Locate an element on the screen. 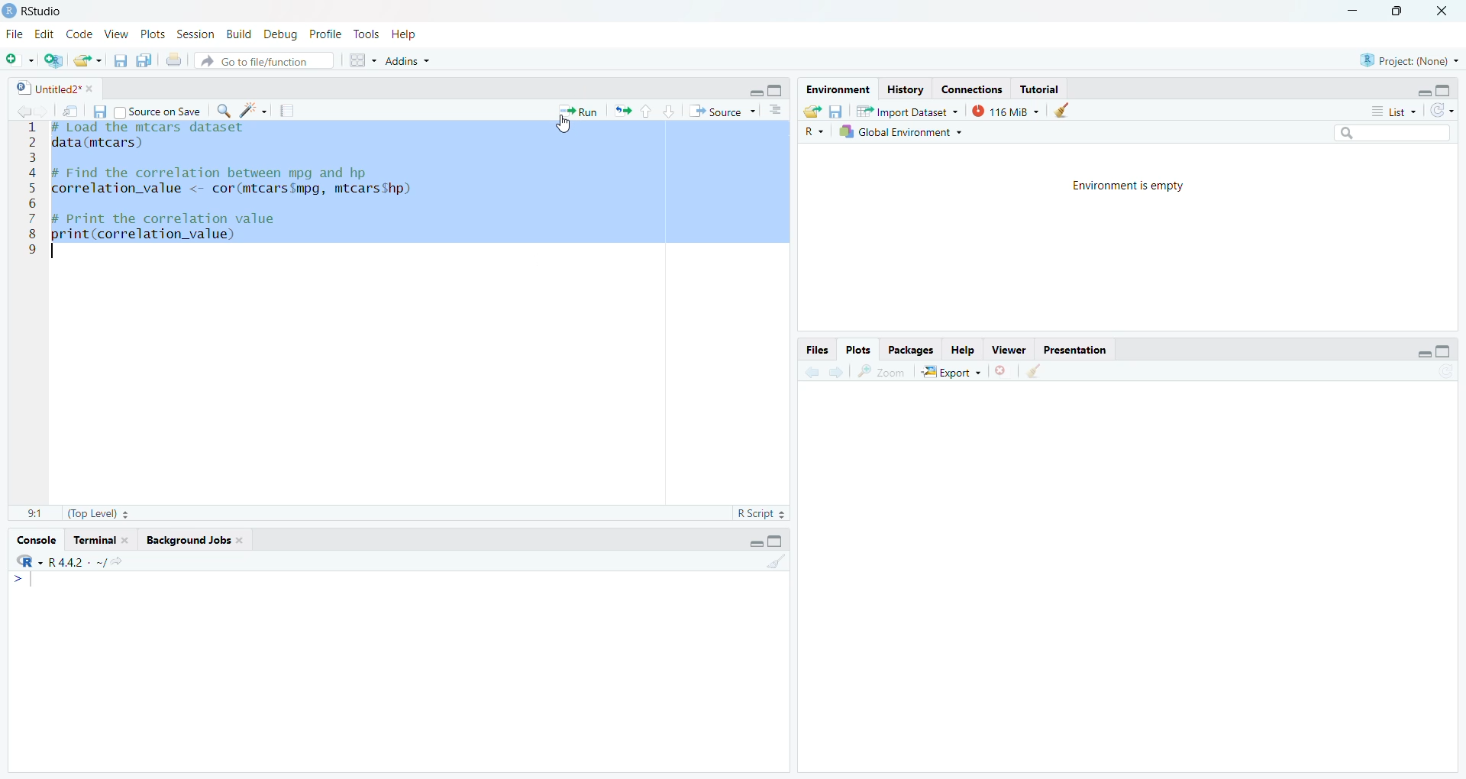 The height and width of the screenshot is (779, 1466). Clear console (Ctrl +L) is located at coordinates (1067, 110).